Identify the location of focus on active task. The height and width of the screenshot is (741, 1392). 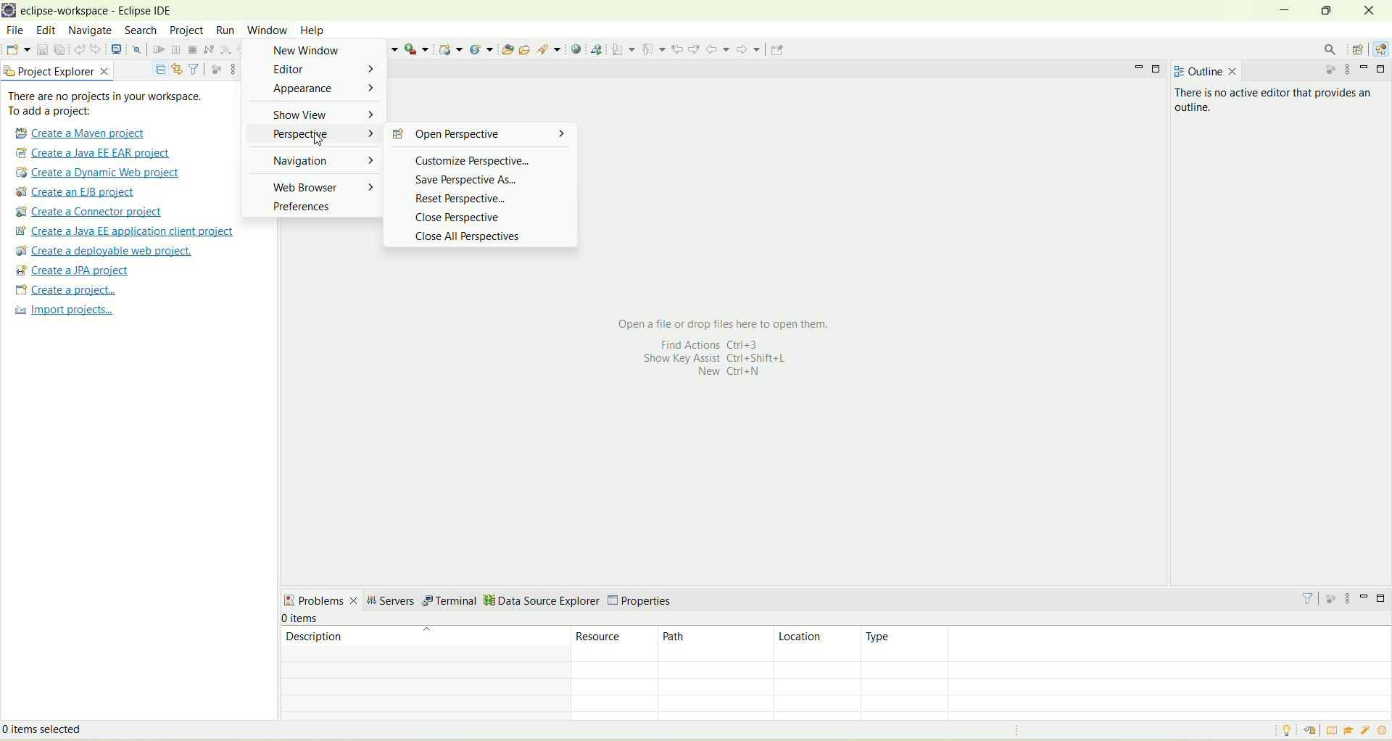
(215, 68).